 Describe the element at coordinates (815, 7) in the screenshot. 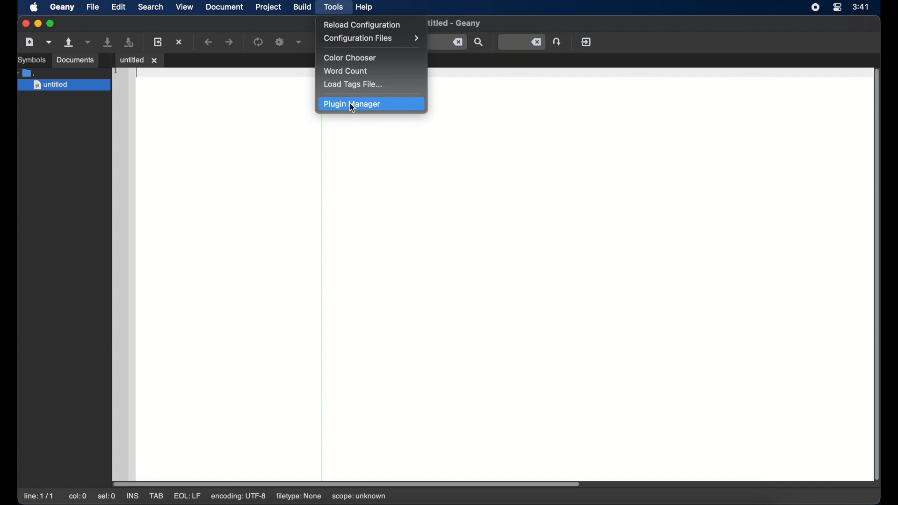

I see `screen recorder icon` at that location.